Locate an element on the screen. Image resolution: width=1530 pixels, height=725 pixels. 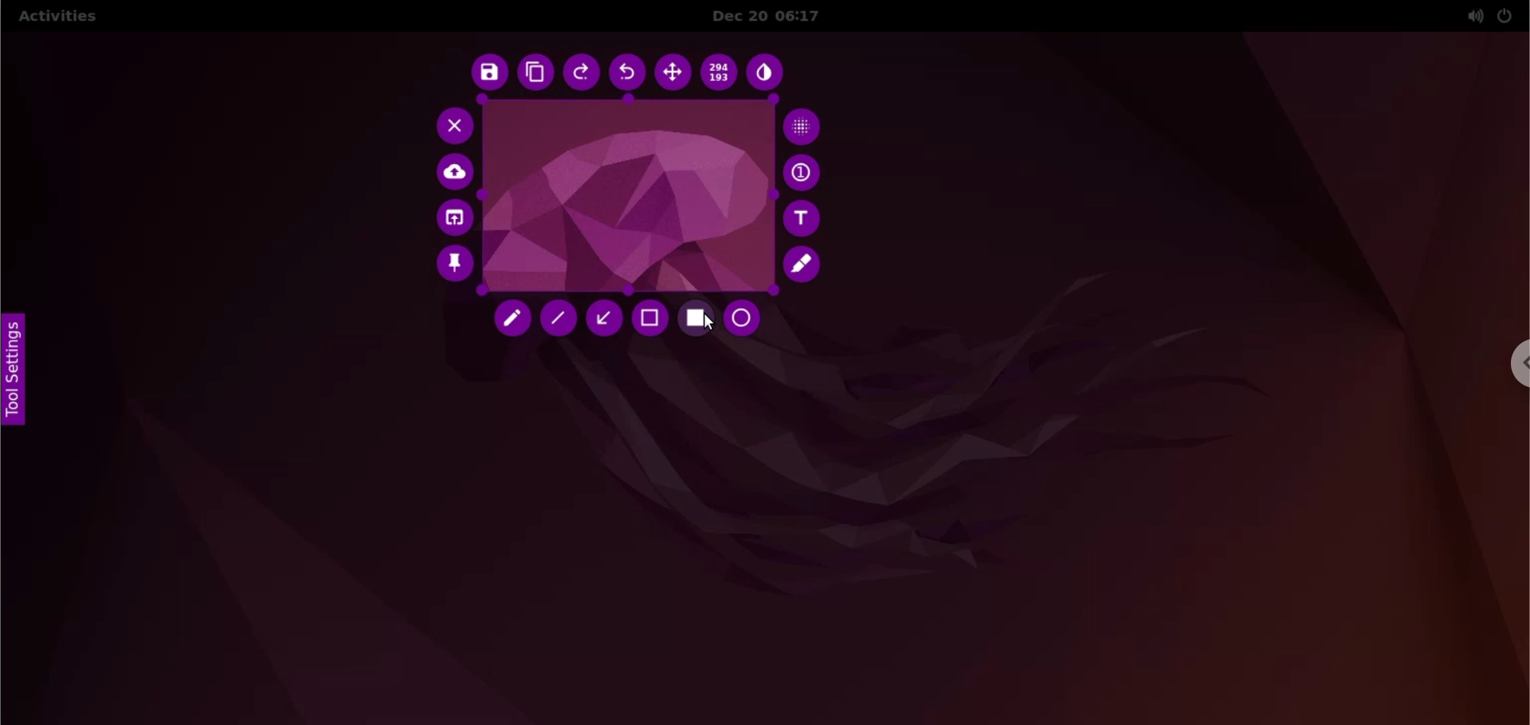
add text is located at coordinates (804, 218).